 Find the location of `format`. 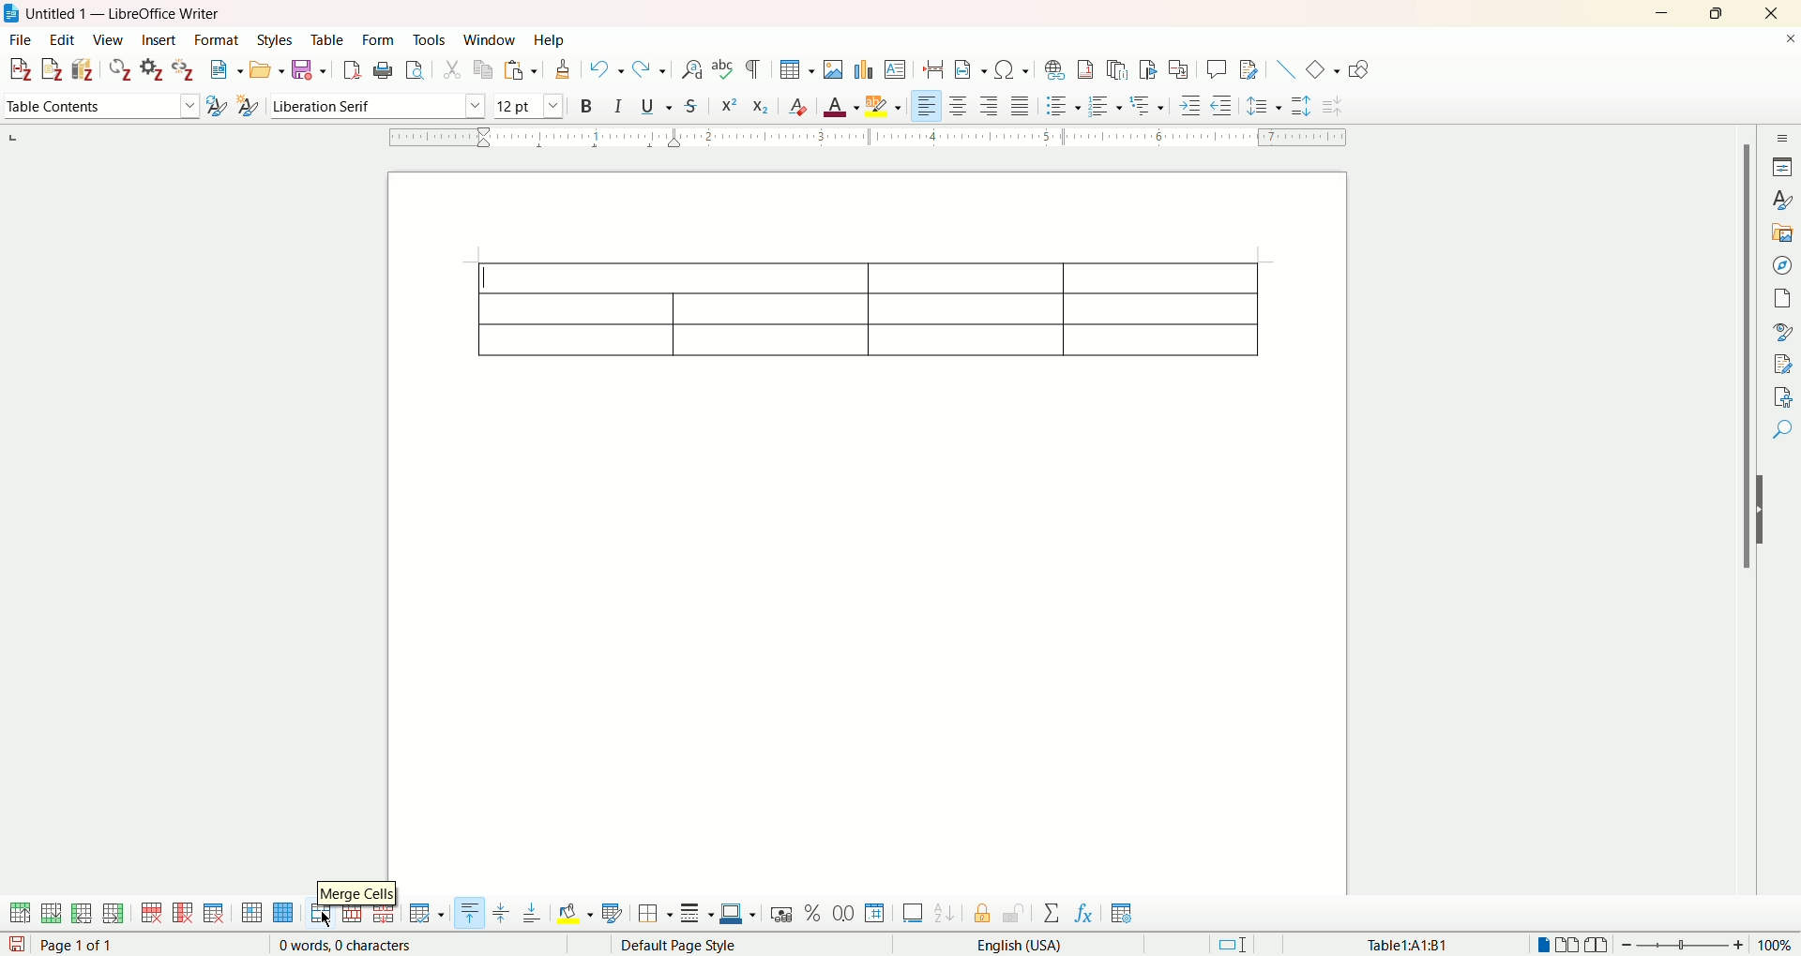

format is located at coordinates (216, 41).